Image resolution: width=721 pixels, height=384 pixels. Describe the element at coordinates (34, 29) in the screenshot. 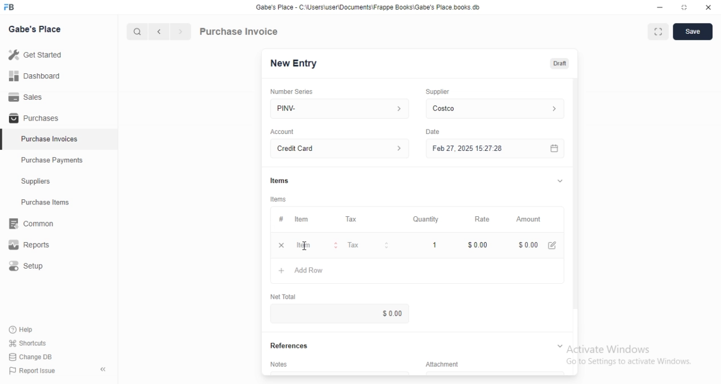

I see `Gabe's Place` at that location.